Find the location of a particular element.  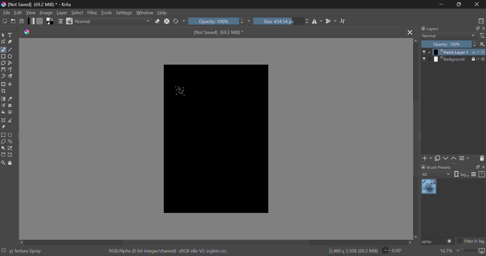

Delete Layer is located at coordinates (481, 158).